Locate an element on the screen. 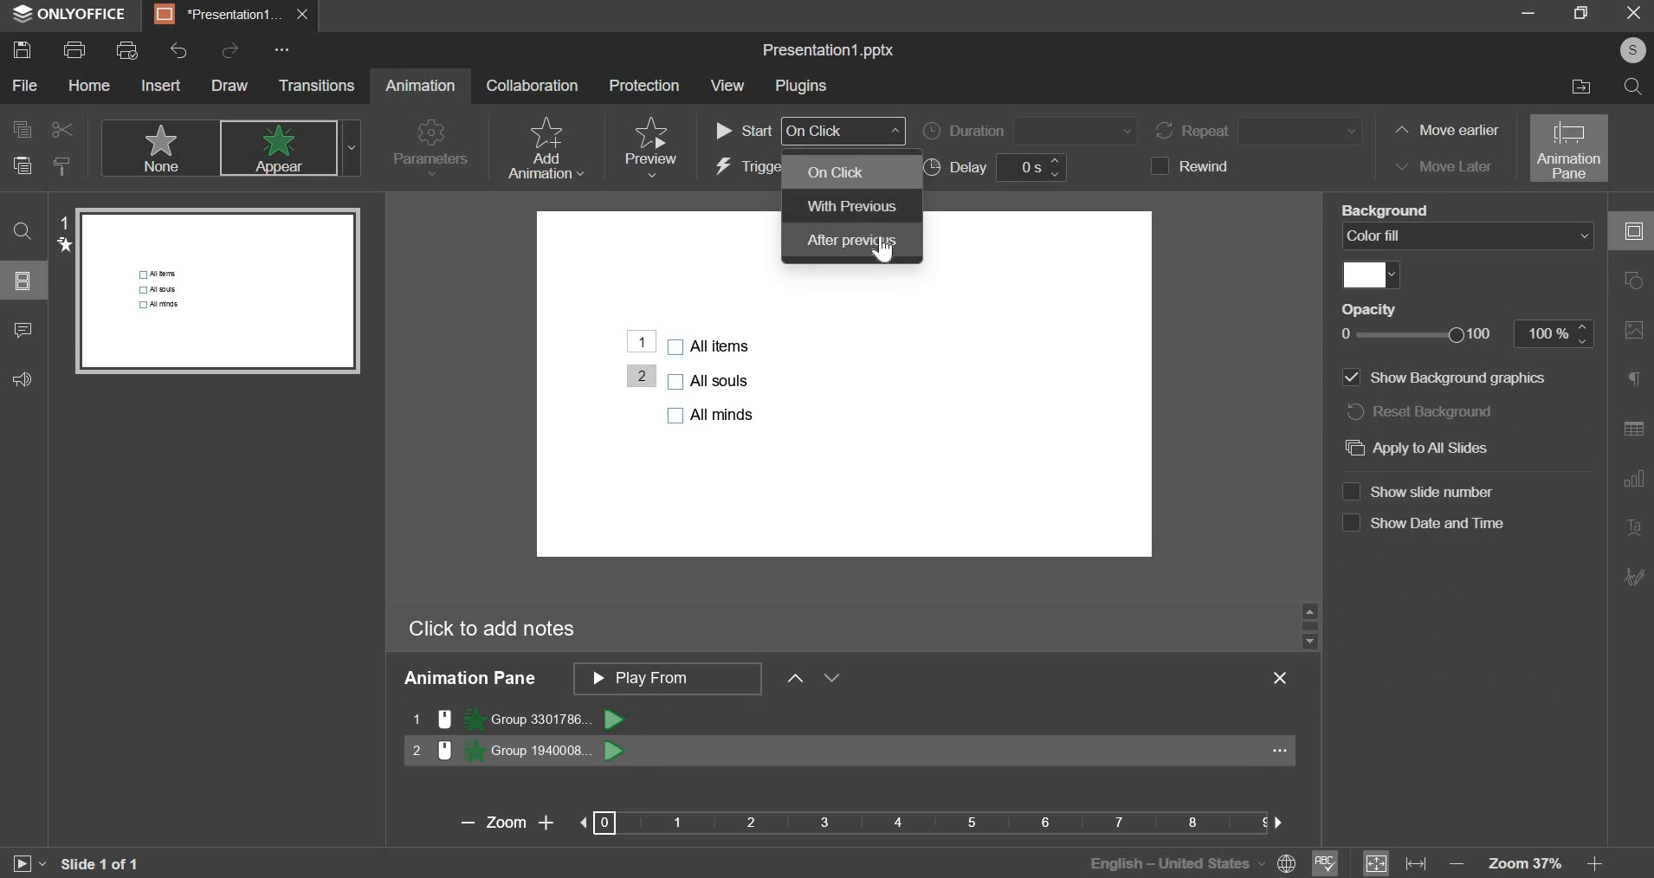 The height and width of the screenshot is (878, 1654). maximize is located at coordinates (1580, 15).